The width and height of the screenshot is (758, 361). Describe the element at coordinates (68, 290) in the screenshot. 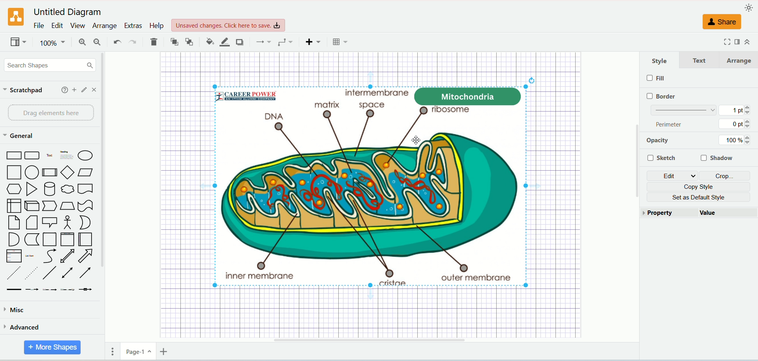

I see `Connector with 3 Labels` at that location.